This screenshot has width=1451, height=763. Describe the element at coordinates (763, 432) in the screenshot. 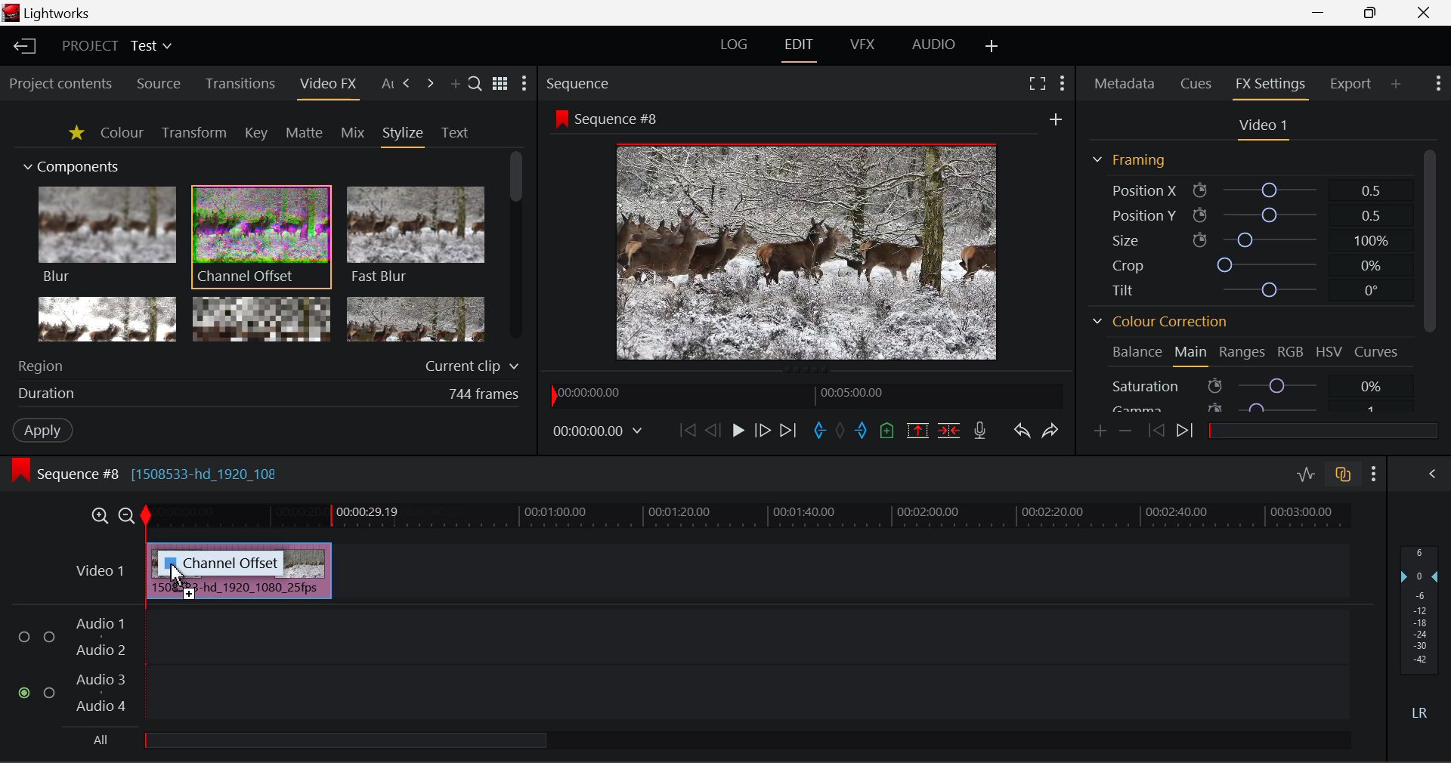

I see `Go Forward` at that location.